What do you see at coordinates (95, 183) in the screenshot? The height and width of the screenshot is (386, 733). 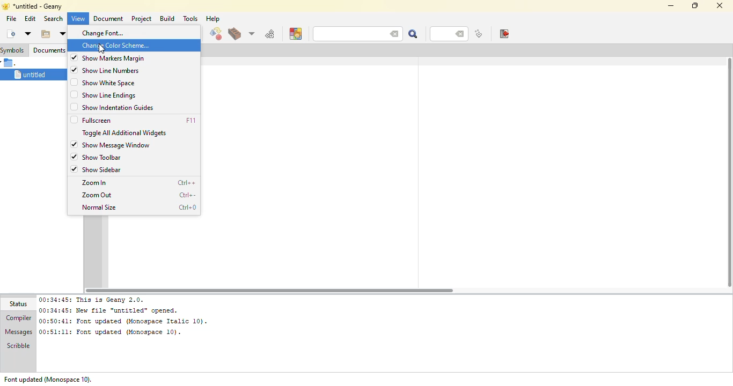 I see `zoom in` at bounding box center [95, 183].